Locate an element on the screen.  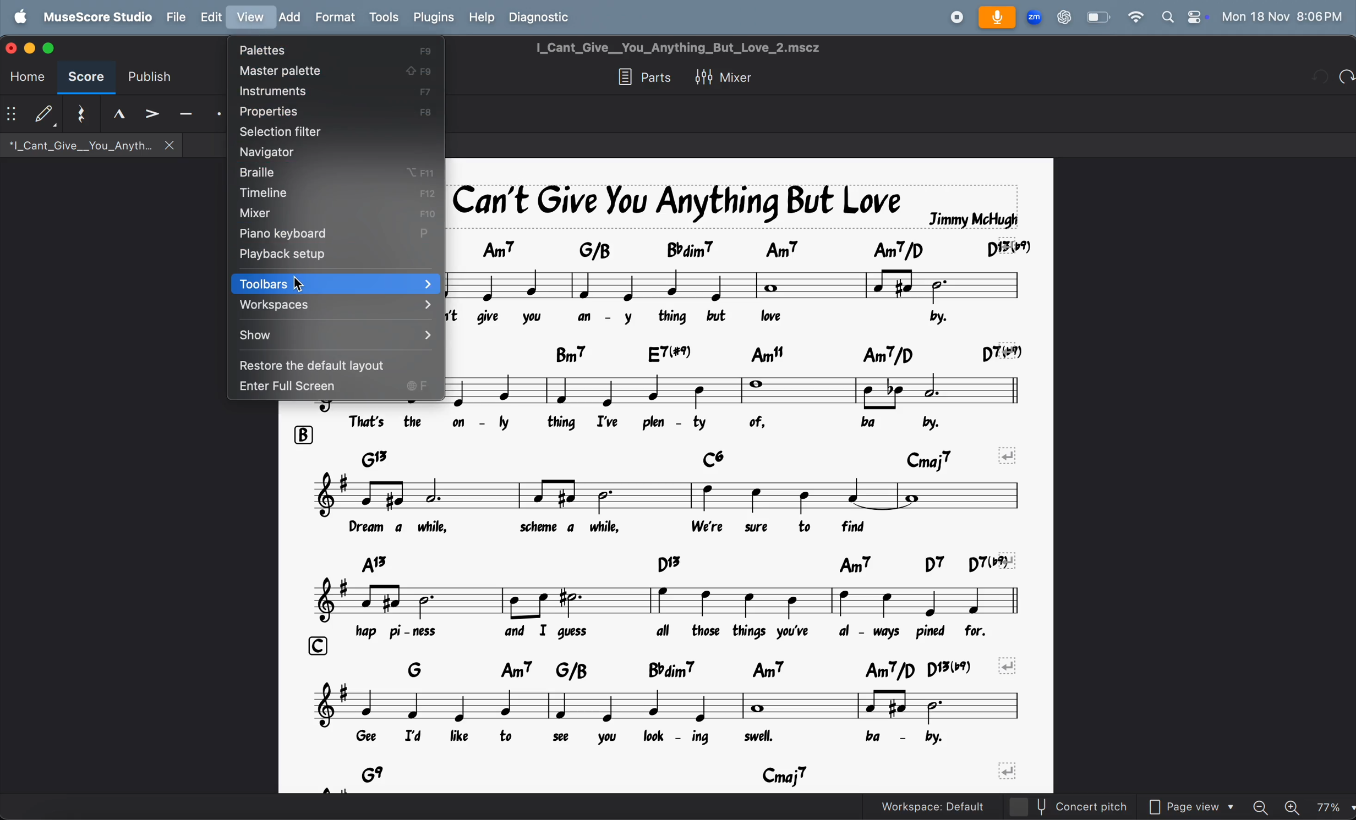
default step time is located at coordinates (30, 112).